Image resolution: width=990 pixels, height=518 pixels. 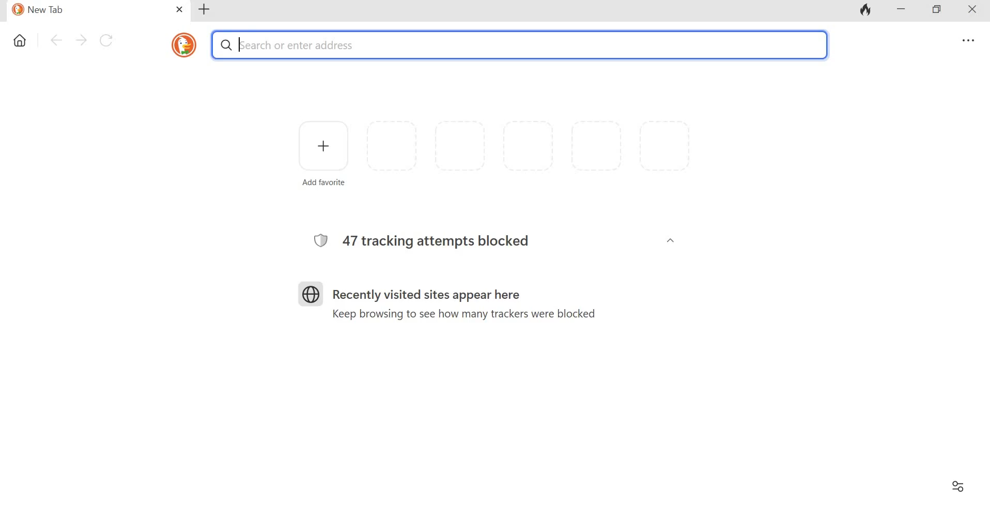 I want to click on Collapse/Expand, so click(x=671, y=240).